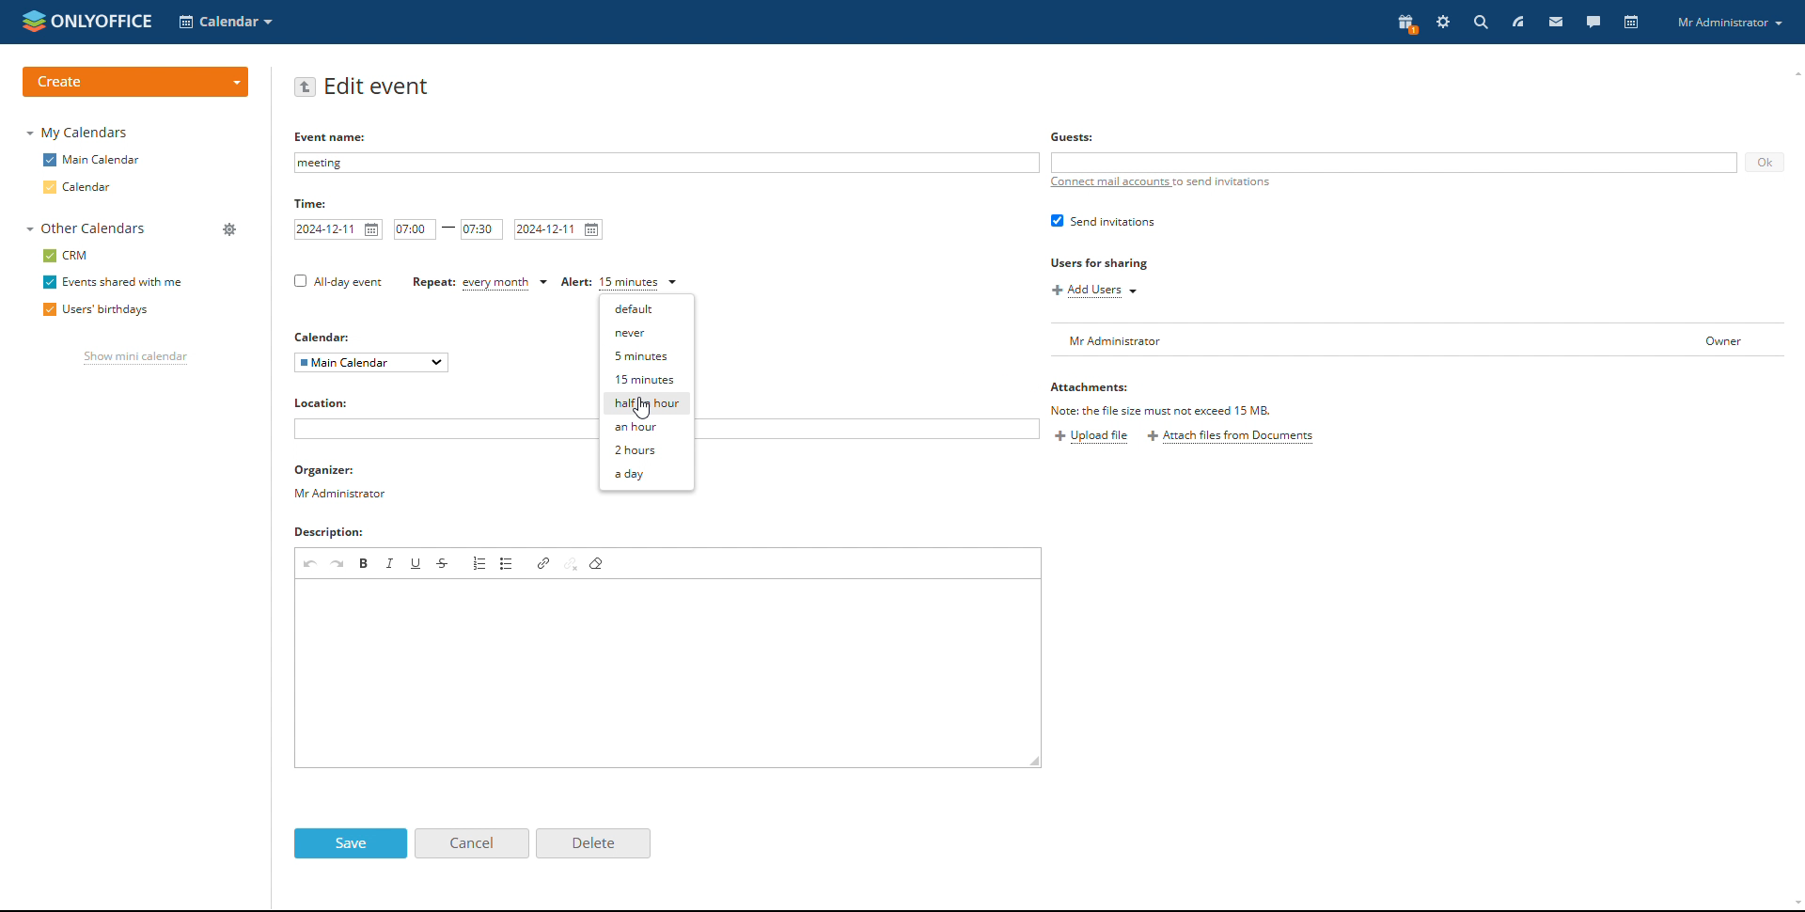 The height and width of the screenshot is (912, 1805). What do you see at coordinates (559, 229) in the screenshot?
I see `end date` at bounding box center [559, 229].